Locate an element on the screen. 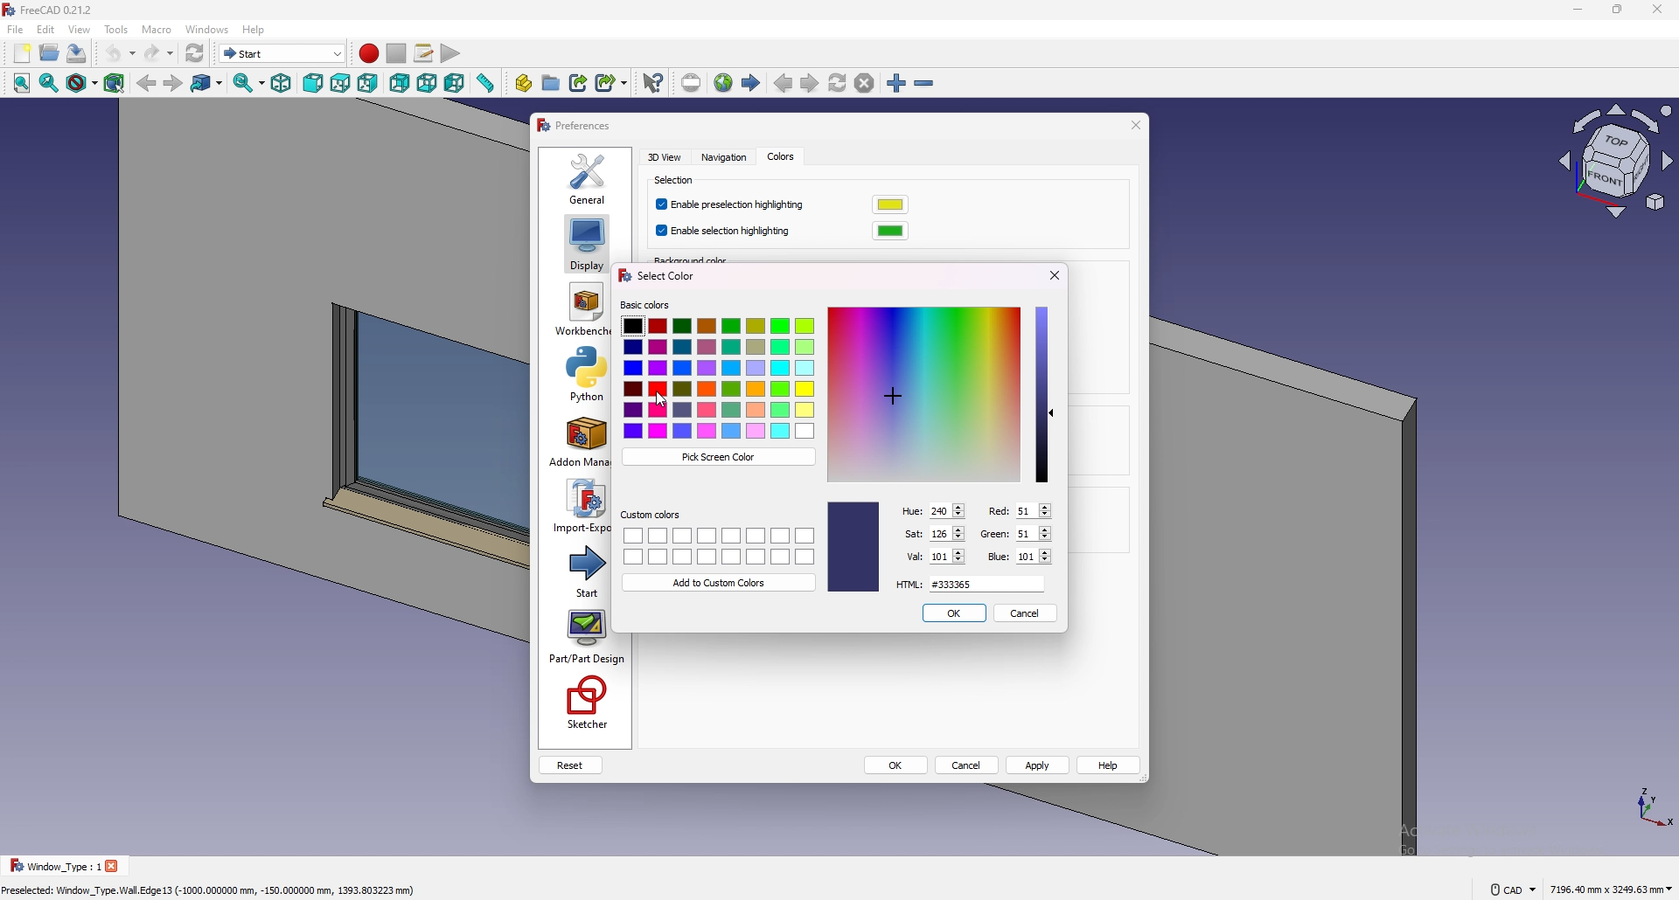 The width and height of the screenshot is (1679, 900). go to link object is located at coordinates (208, 84).